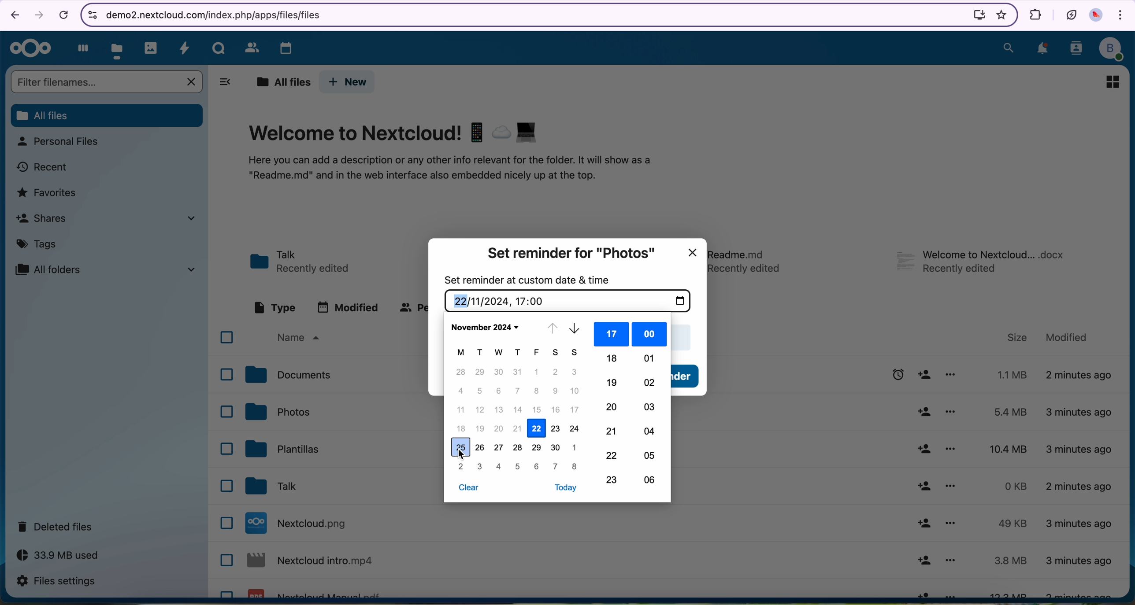 This screenshot has height=605, width=1135. I want to click on 3, so click(575, 372).